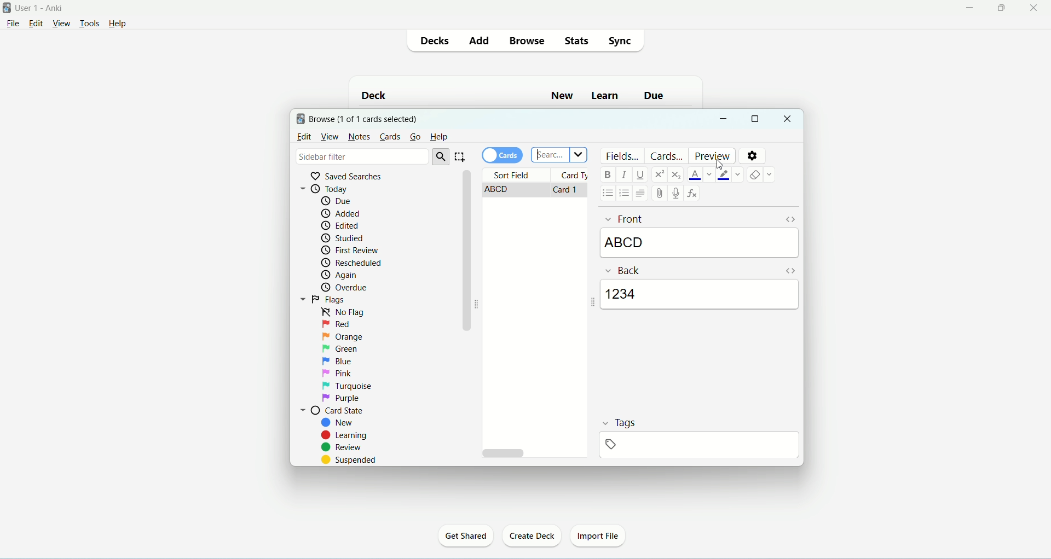 The image size is (1051, 559). What do you see at coordinates (337, 188) in the screenshot?
I see `today` at bounding box center [337, 188].